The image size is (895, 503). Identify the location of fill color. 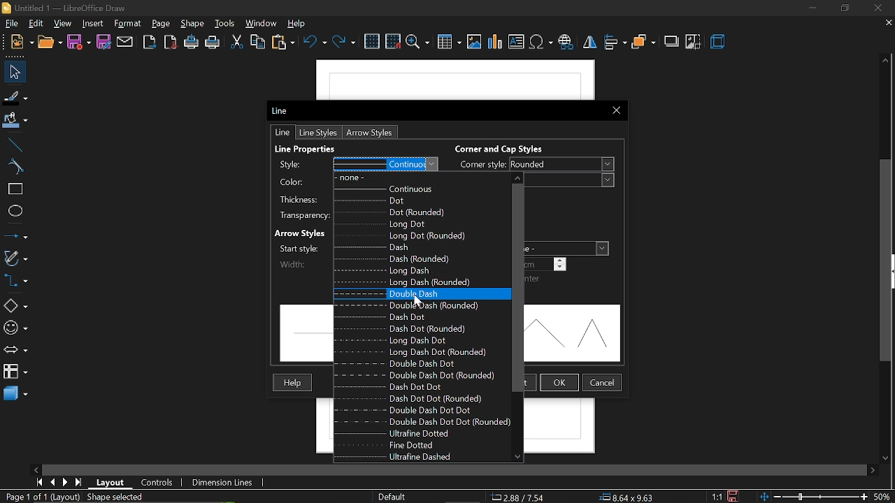
(15, 119).